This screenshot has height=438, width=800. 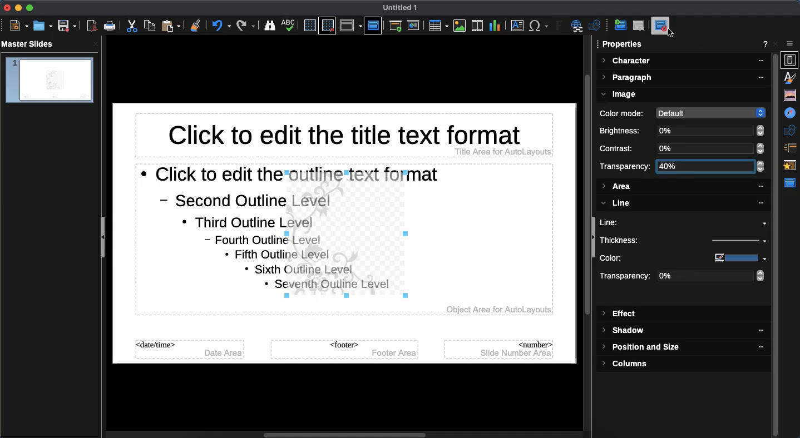 I want to click on Line, so click(x=682, y=203).